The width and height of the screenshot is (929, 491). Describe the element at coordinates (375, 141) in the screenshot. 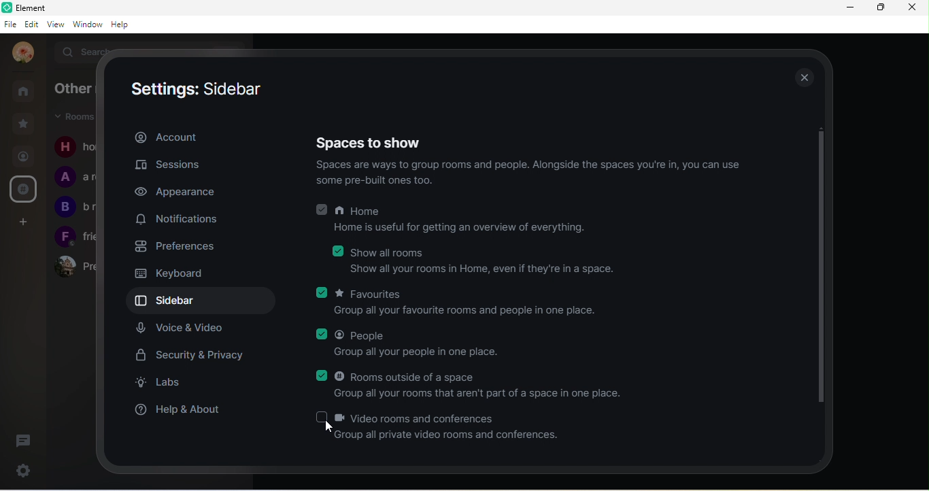

I see `spaces to show` at that location.